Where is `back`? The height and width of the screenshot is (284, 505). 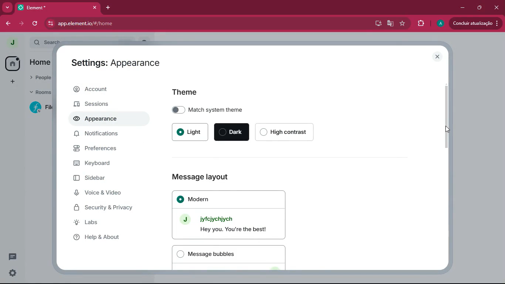
back is located at coordinates (7, 23).